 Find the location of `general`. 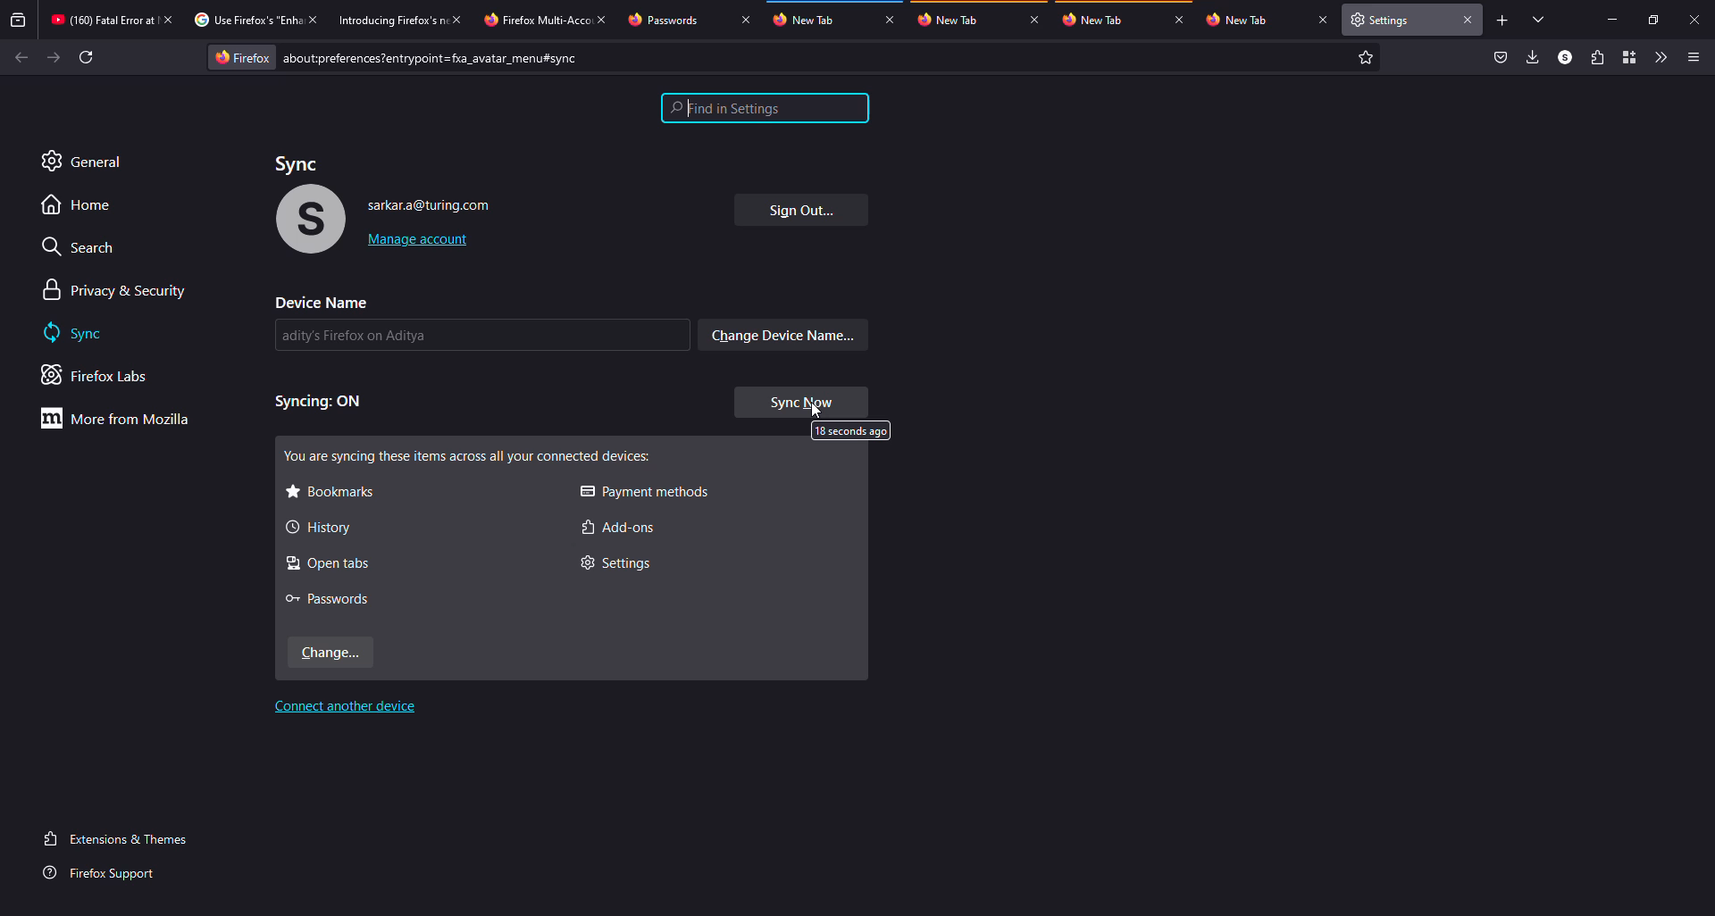

general is located at coordinates (83, 161).